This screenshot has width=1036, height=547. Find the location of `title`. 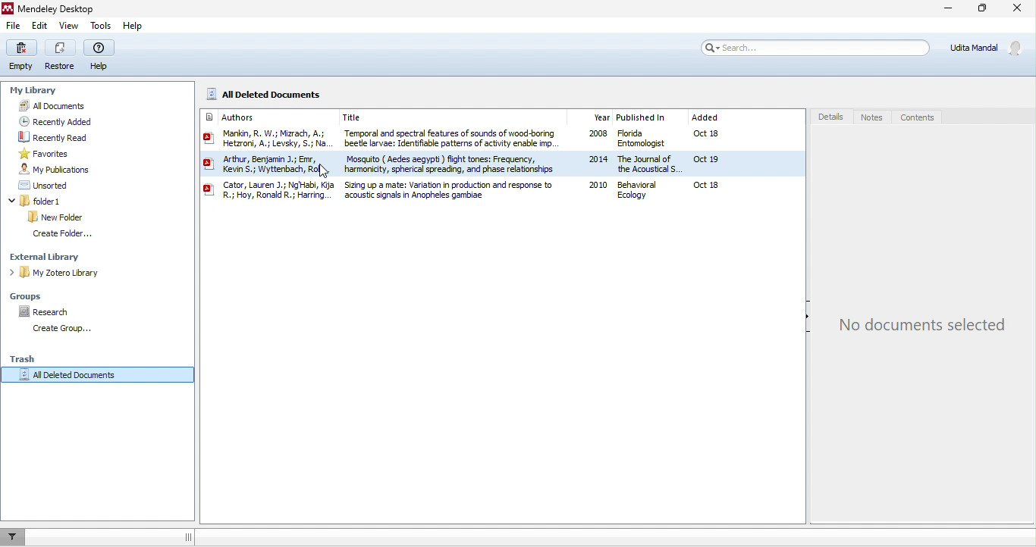

title is located at coordinates (372, 115).